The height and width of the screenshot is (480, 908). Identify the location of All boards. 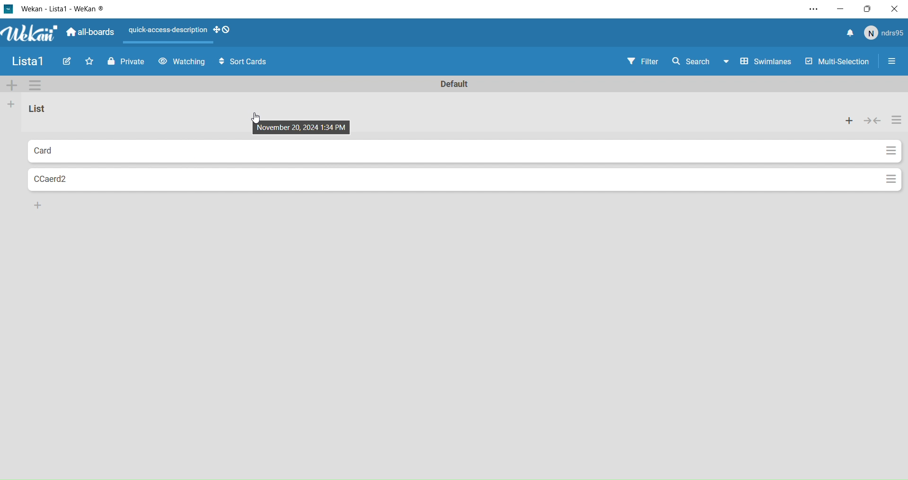
(91, 34).